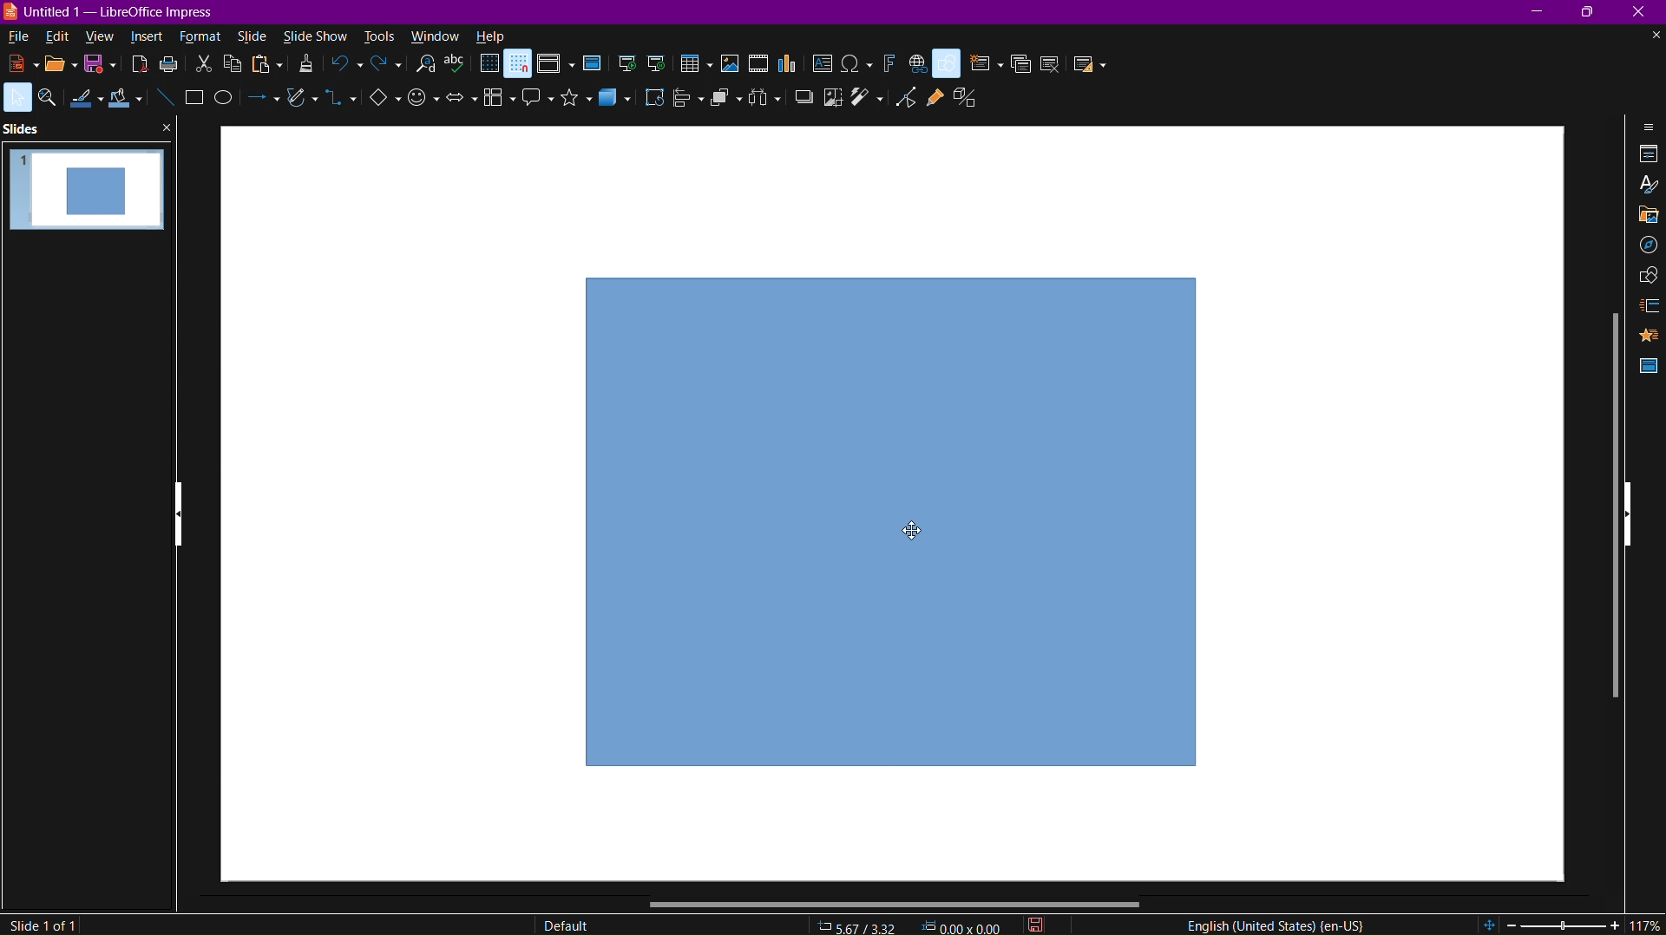  What do you see at coordinates (913, 530) in the screenshot?
I see `cursor` at bounding box center [913, 530].